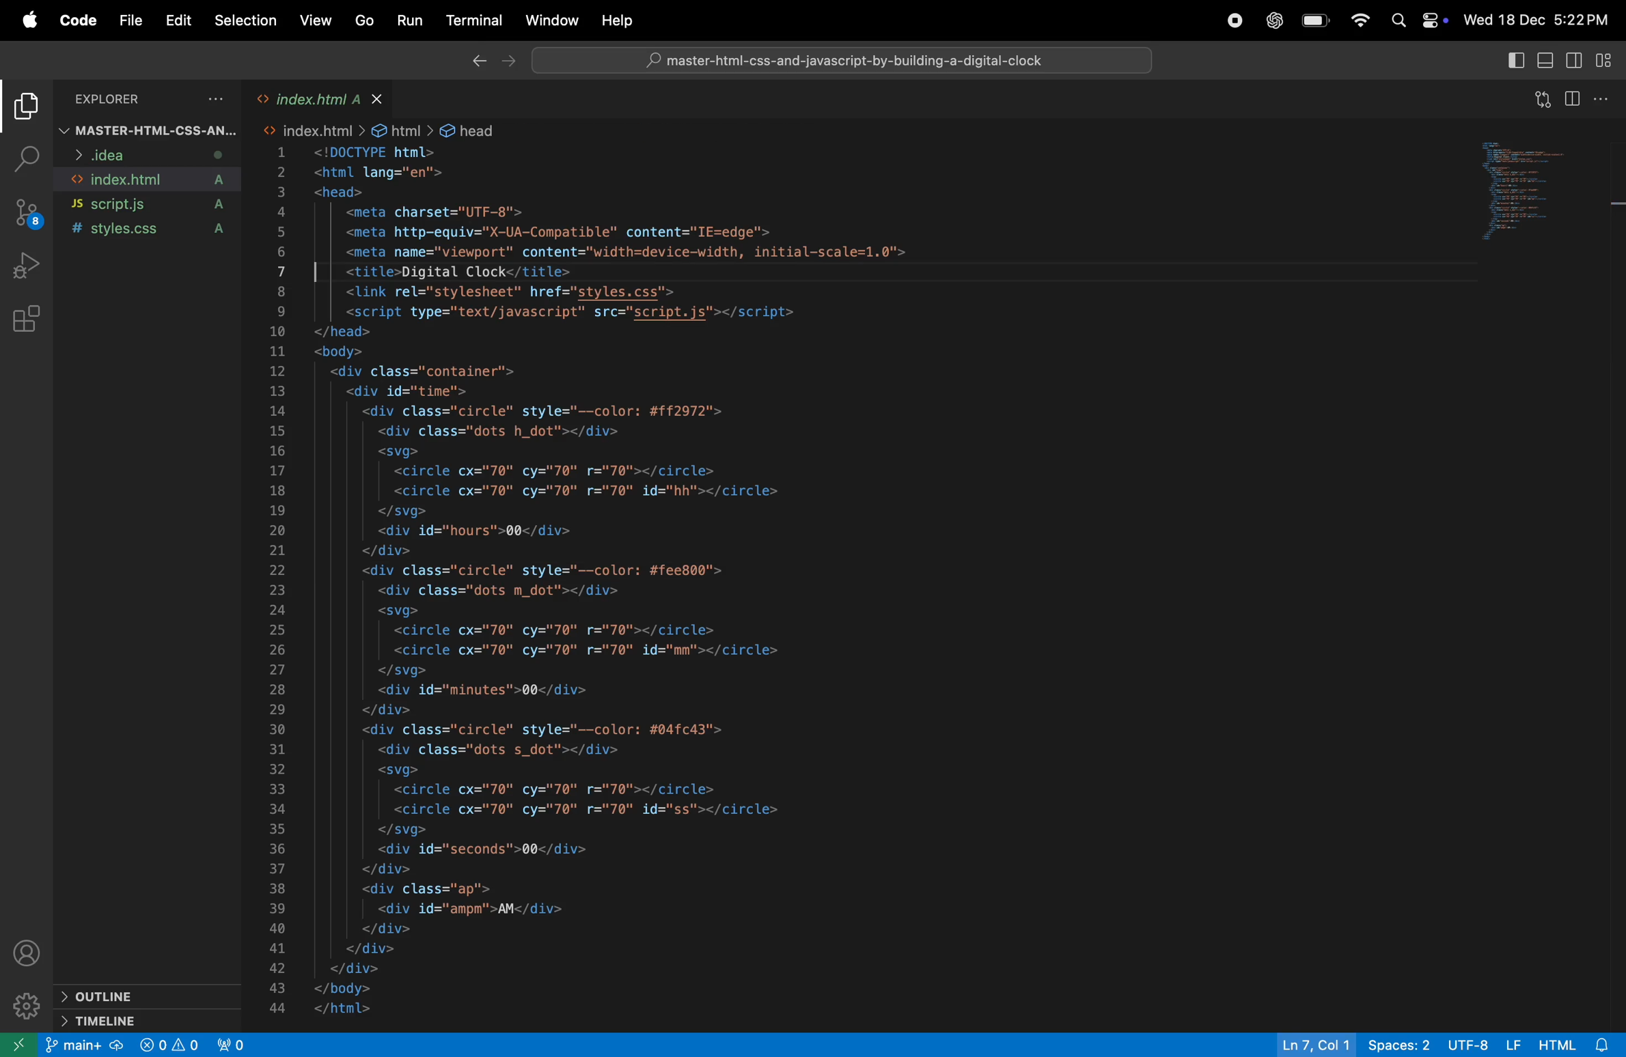 The width and height of the screenshot is (1626, 1057). Describe the element at coordinates (245, 20) in the screenshot. I see `selection` at that location.